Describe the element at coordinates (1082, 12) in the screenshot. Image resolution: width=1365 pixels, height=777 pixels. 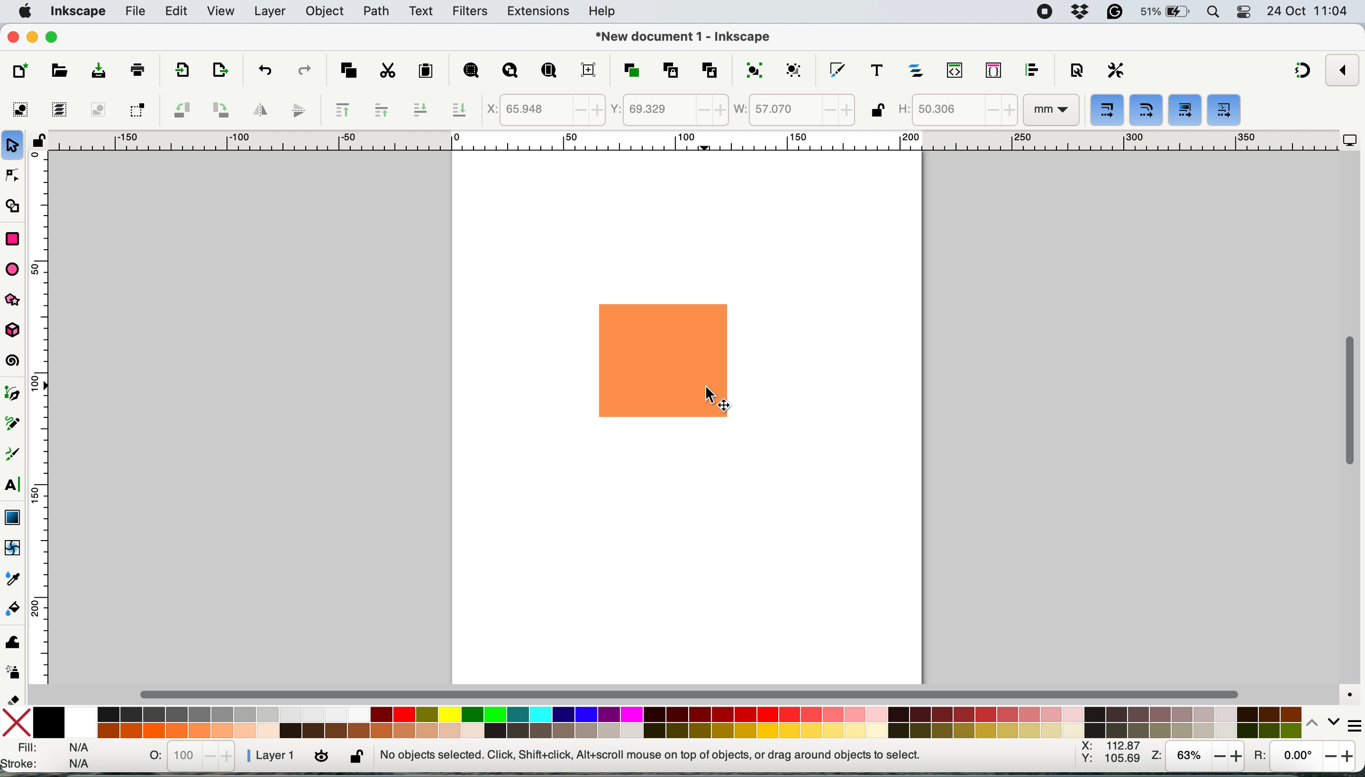
I see `dropbox` at that location.